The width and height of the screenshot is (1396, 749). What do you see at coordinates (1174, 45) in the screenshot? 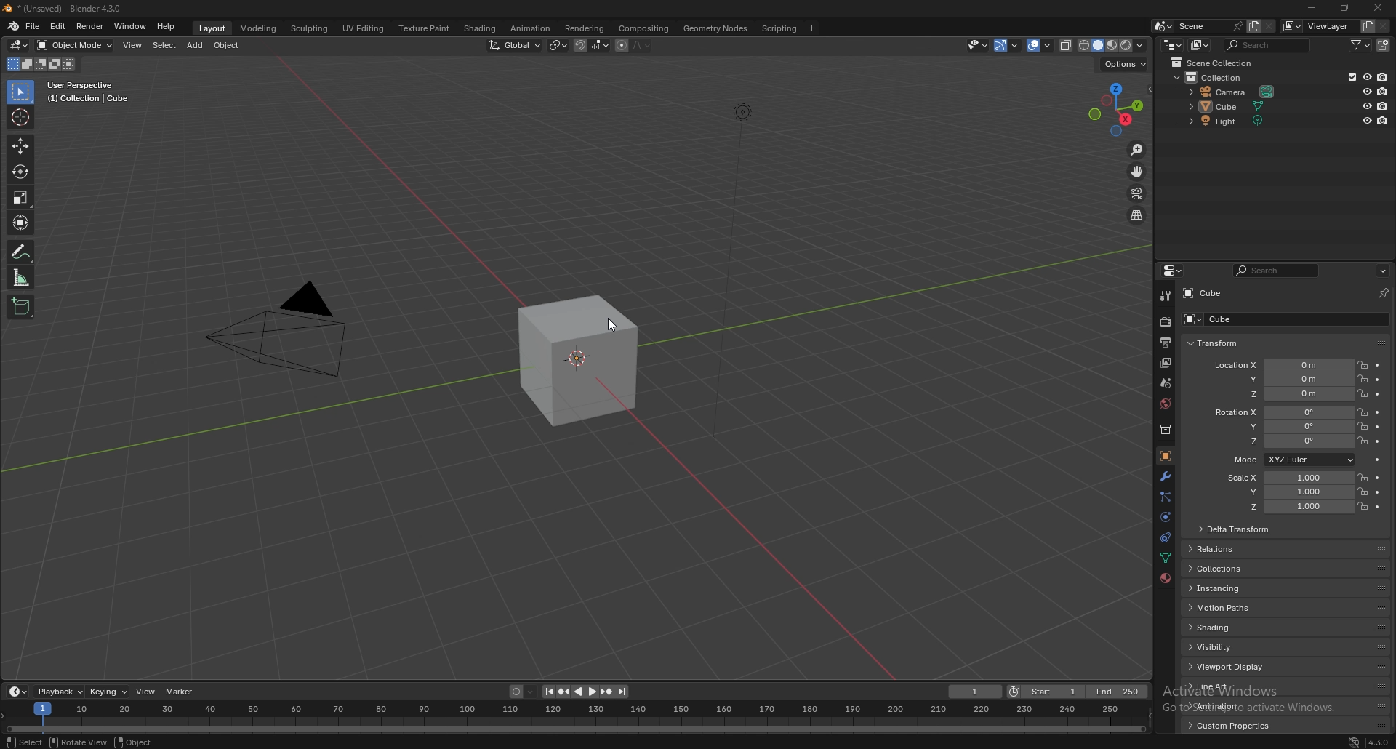
I see `editor type` at bounding box center [1174, 45].